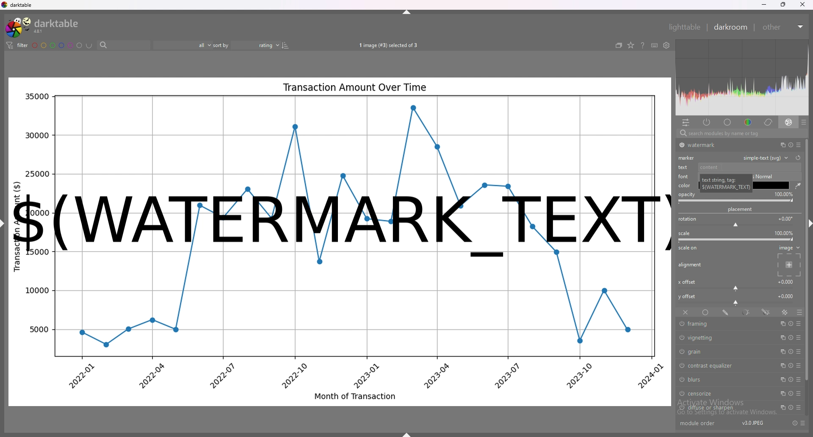 The width and height of the screenshot is (813, 437). What do you see at coordinates (801, 5) in the screenshot?
I see `close` at bounding box center [801, 5].